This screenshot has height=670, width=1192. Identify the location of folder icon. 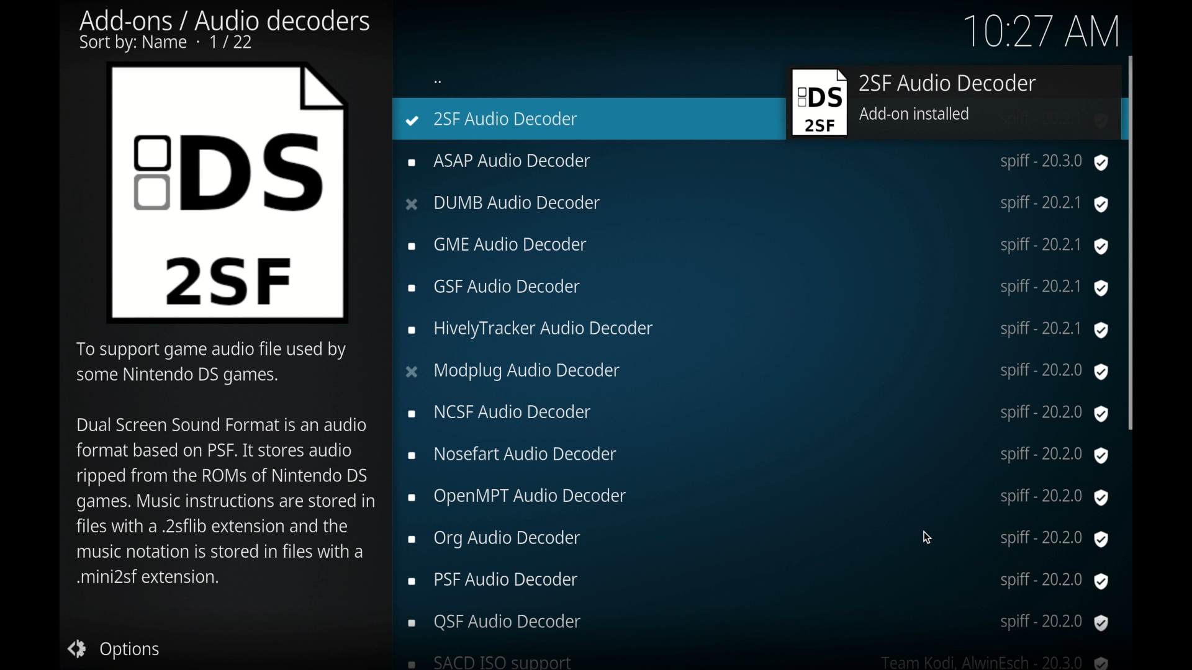
(228, 194).